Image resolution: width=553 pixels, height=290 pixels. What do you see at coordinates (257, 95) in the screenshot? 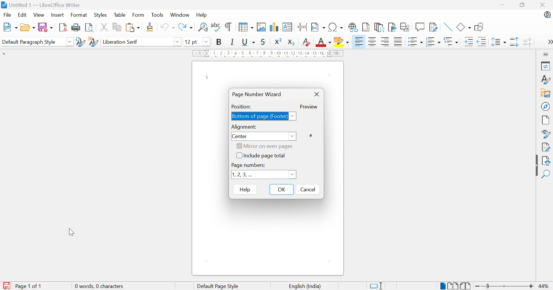
I see `Page number wizard` at bounding box center [257, 95].